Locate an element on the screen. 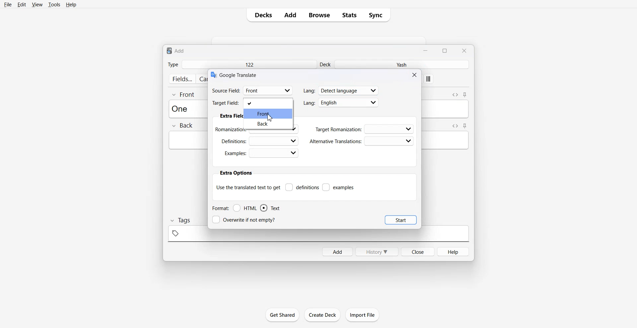 This screenshot has height=328, width=637. Stats is located at coordinates (349, 15).